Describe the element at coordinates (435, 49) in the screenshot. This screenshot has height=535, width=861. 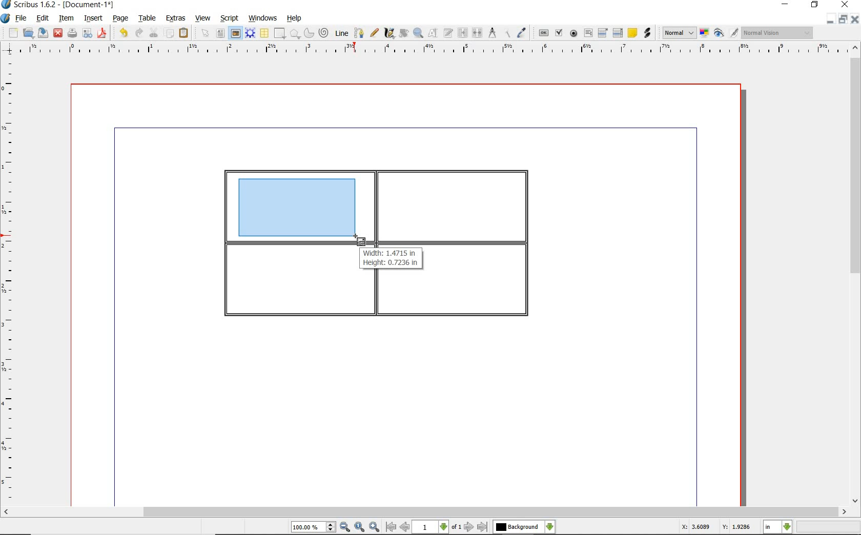
I see `ruler` at that location.